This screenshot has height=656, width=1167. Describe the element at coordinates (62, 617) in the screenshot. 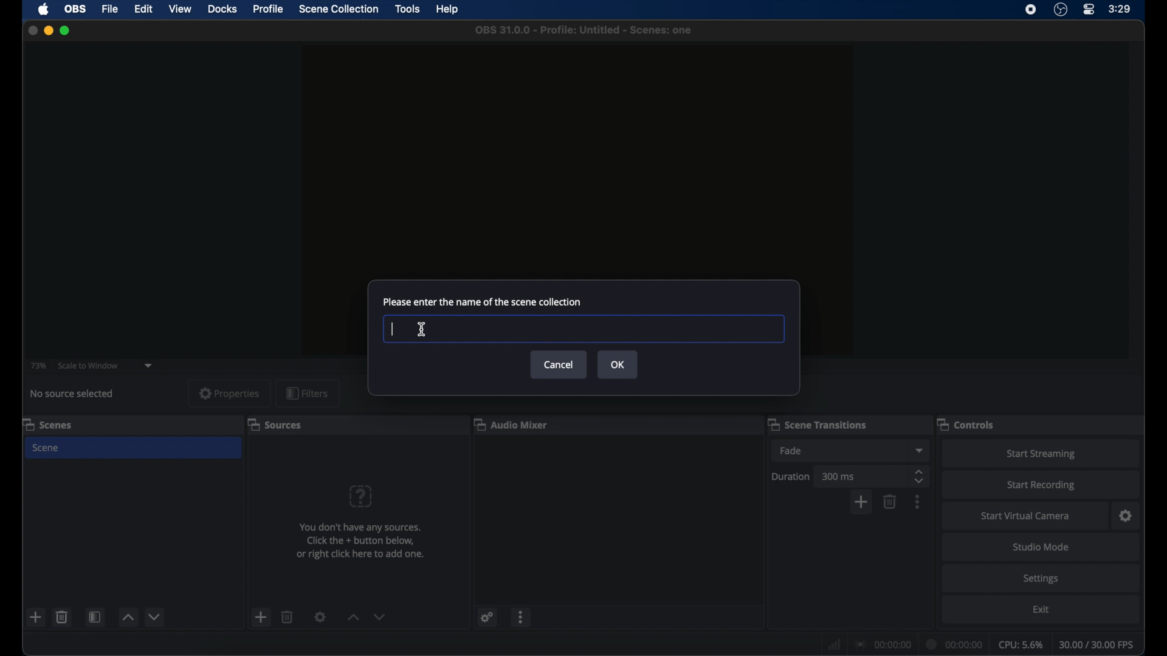

I see `delete` at that location.